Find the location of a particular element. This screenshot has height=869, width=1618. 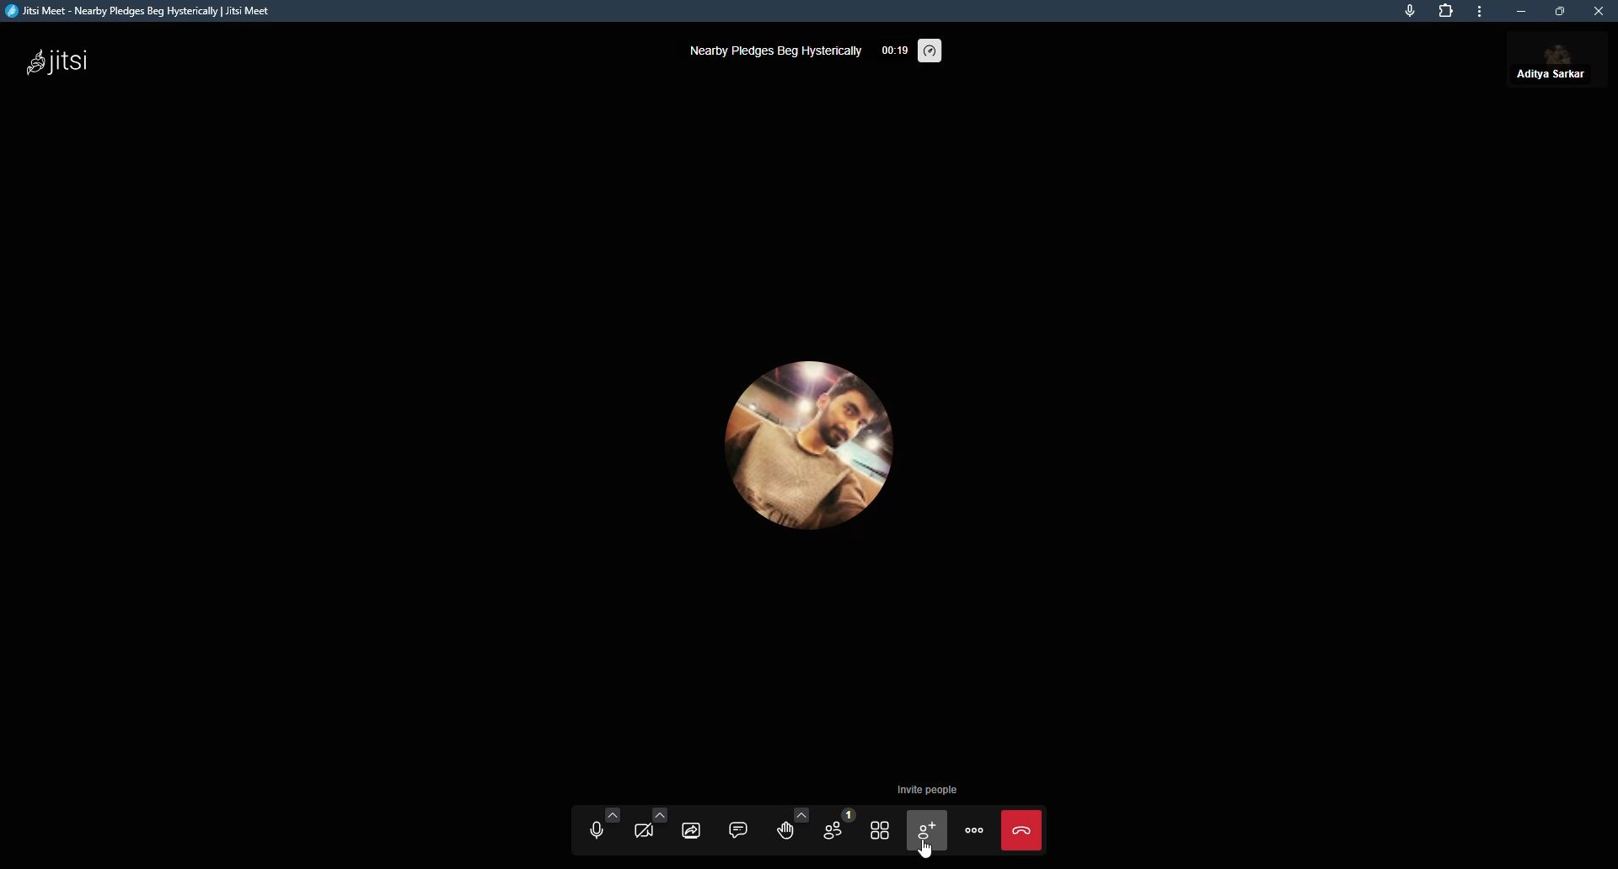

profile is located at coordinates (809, 439).